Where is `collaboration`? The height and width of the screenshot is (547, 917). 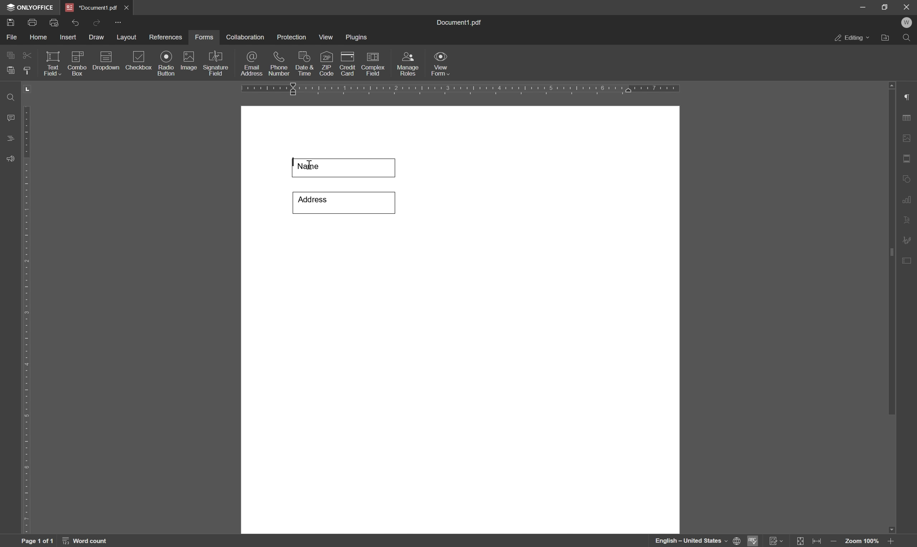 collaboration is located at coordinates (246, 38).